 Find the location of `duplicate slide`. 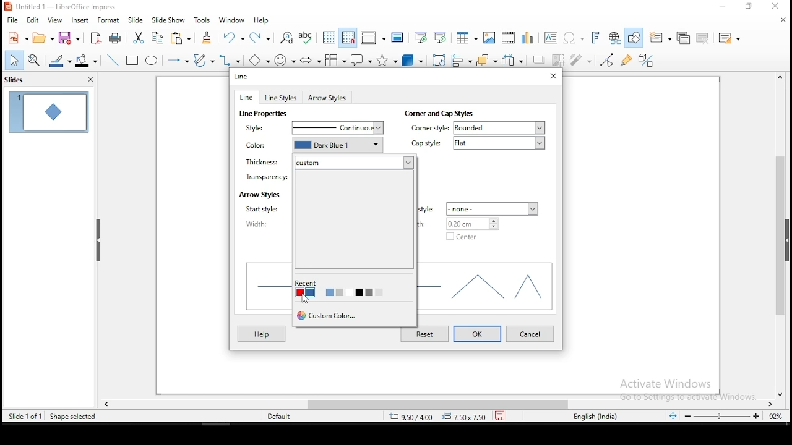

duplicate slide is located at coordinates (681, 38).